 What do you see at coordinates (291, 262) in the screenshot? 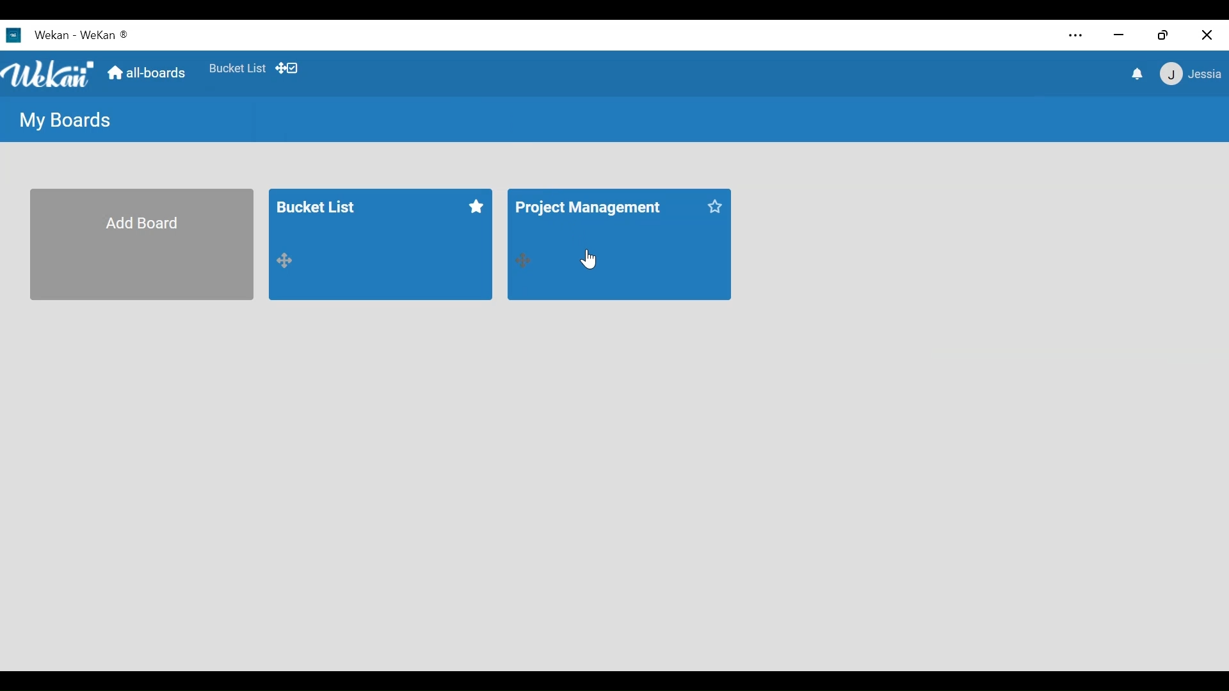
I see `drag` at bounding box center [291, 262].